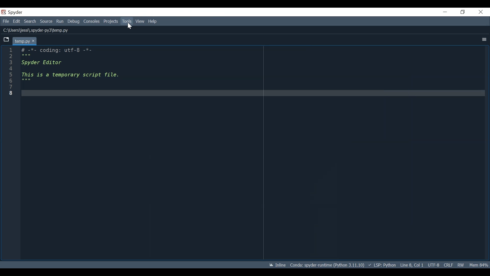 The width and height of the screenshot is (490, 276). I want to click on More Options, so click(484, 39).